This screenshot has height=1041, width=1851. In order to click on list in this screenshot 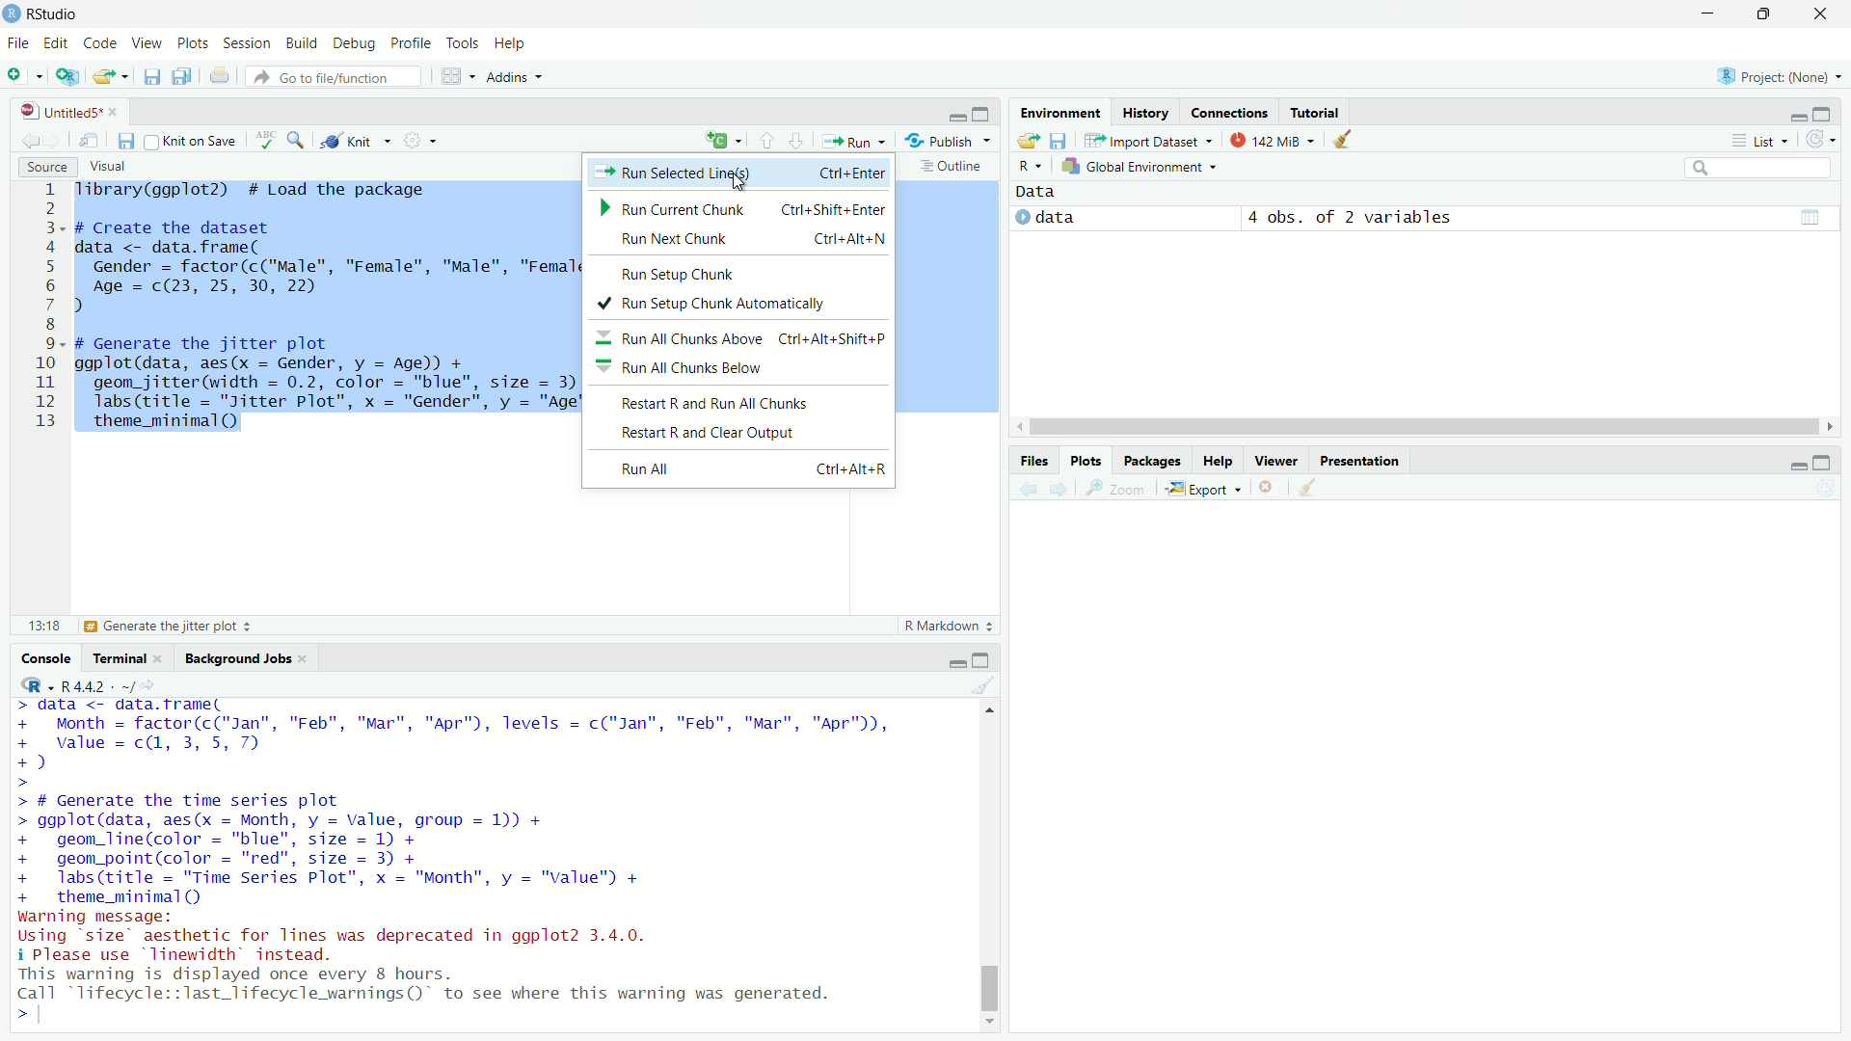, I will do `click(1762, 141)`.